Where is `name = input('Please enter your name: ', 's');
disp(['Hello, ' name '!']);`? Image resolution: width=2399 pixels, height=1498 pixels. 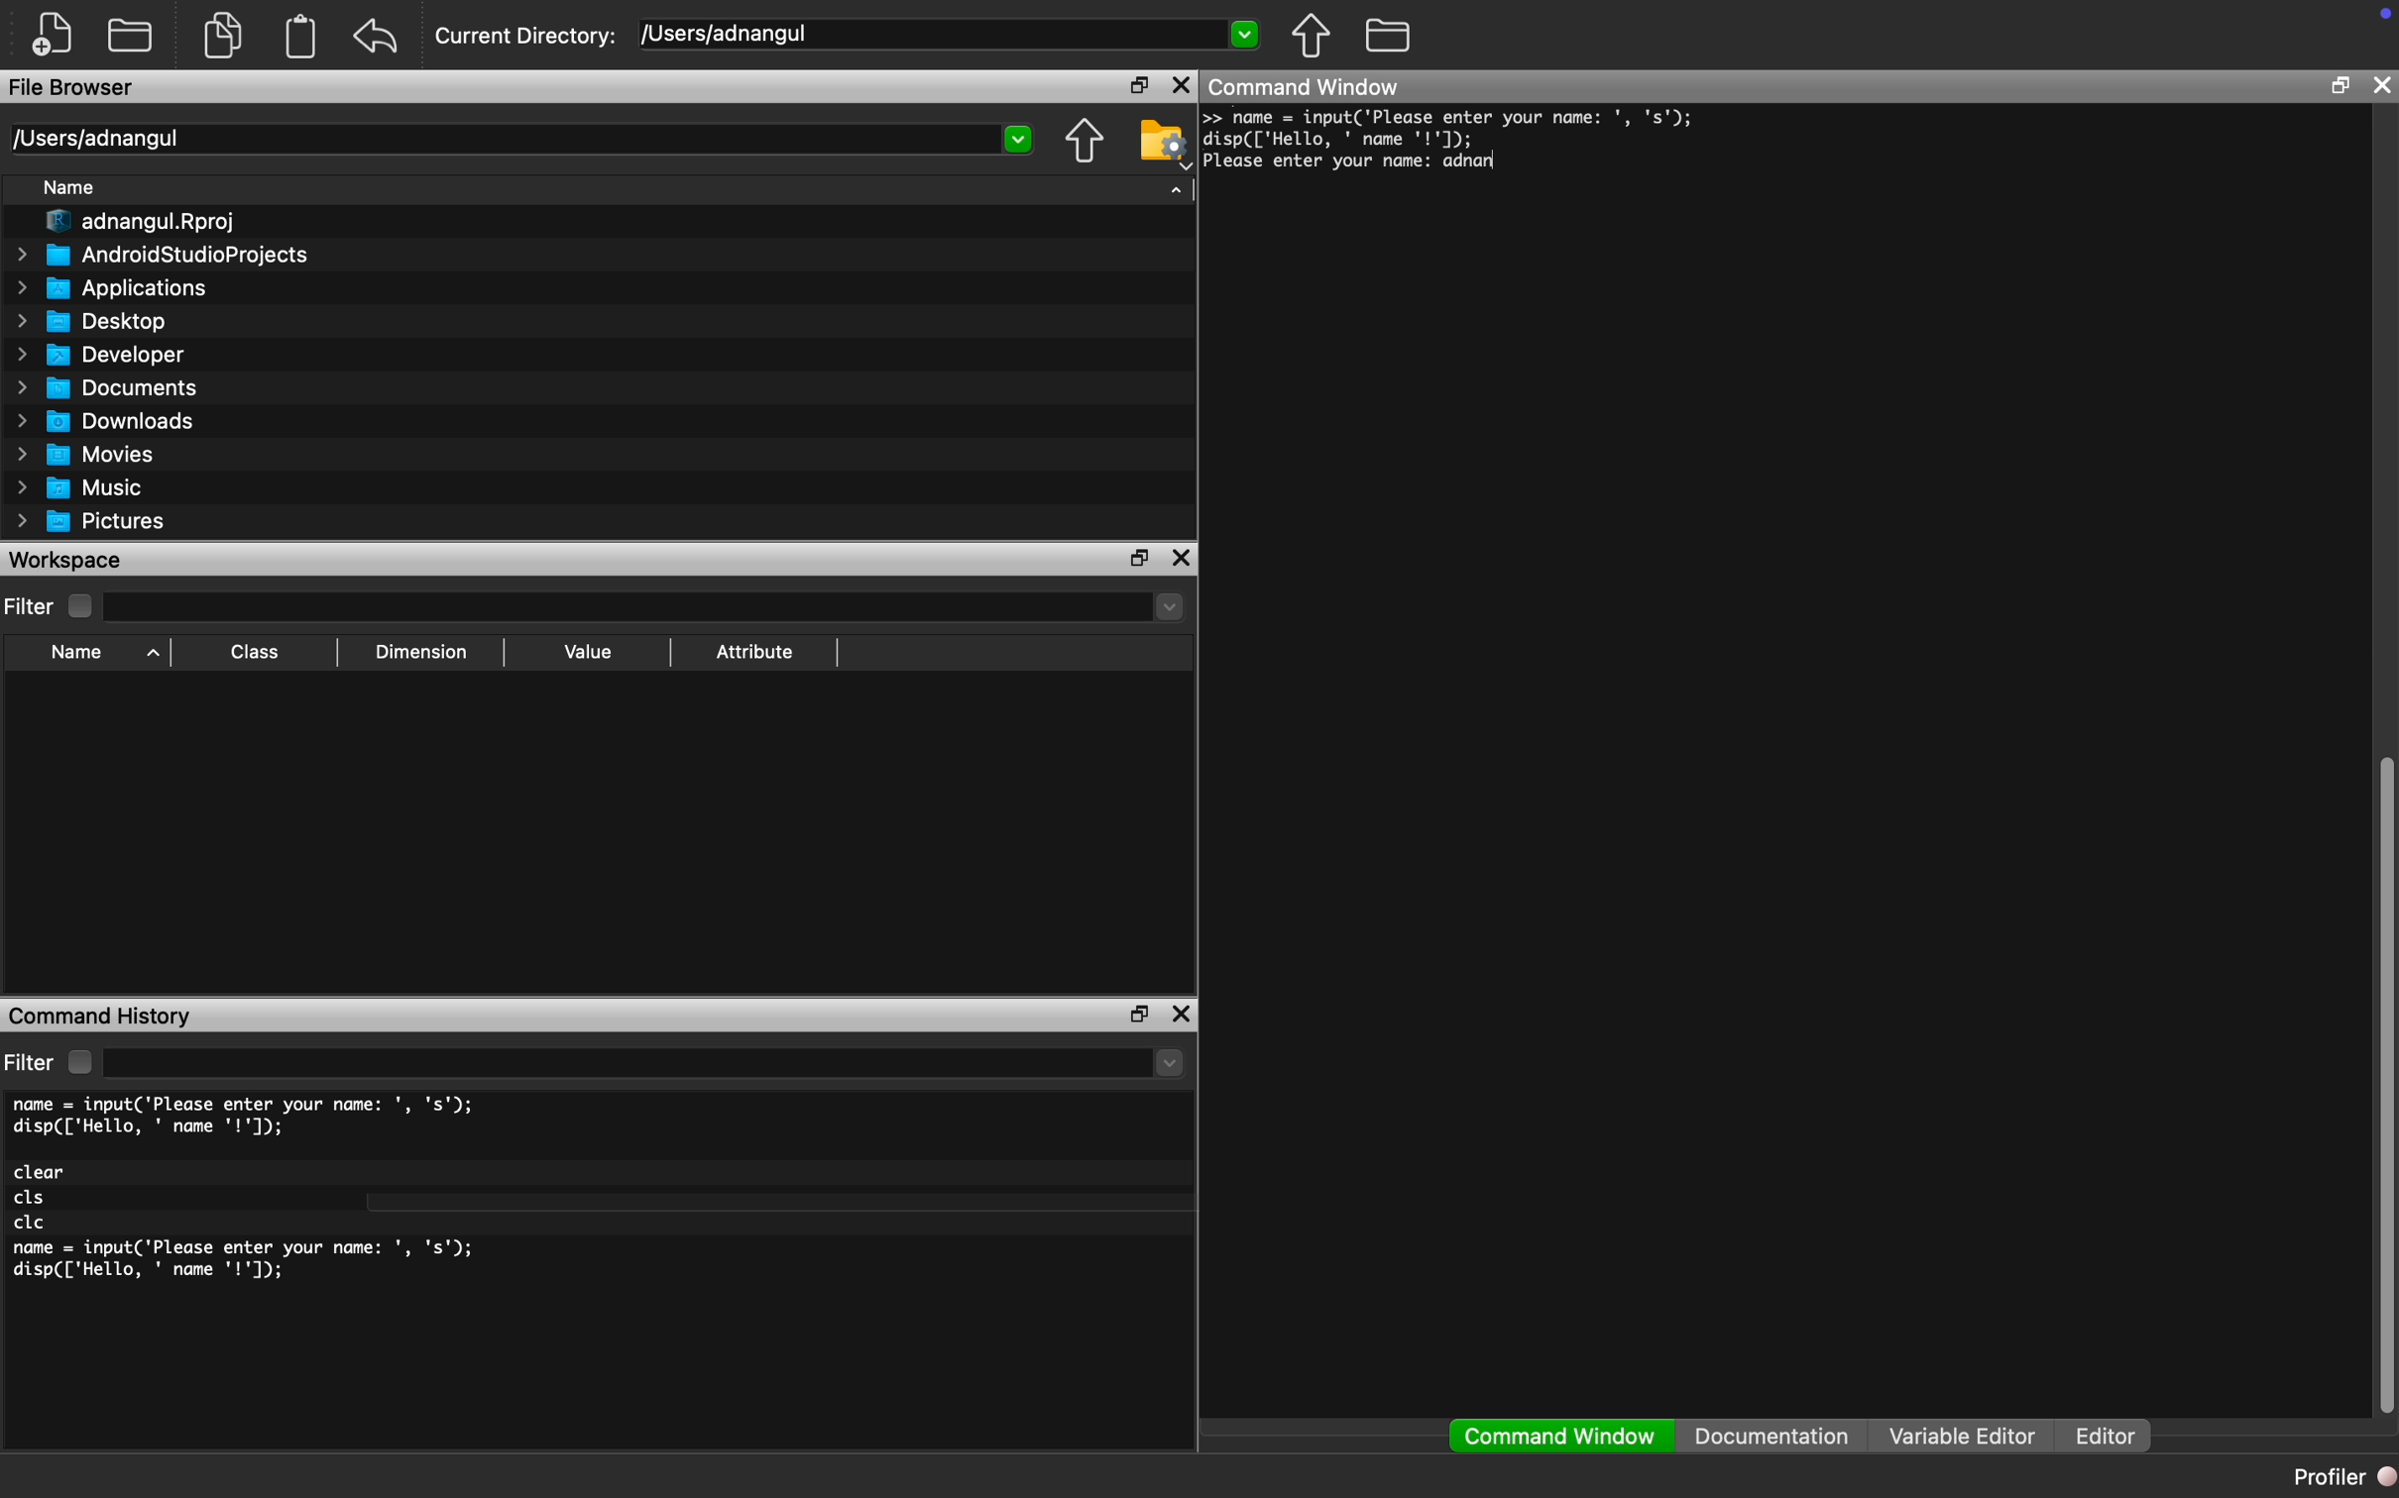
name = input('Please enter your name: ', 's');
disp(['Hello, ' name '!']); is located at coordinates (249, 1117).